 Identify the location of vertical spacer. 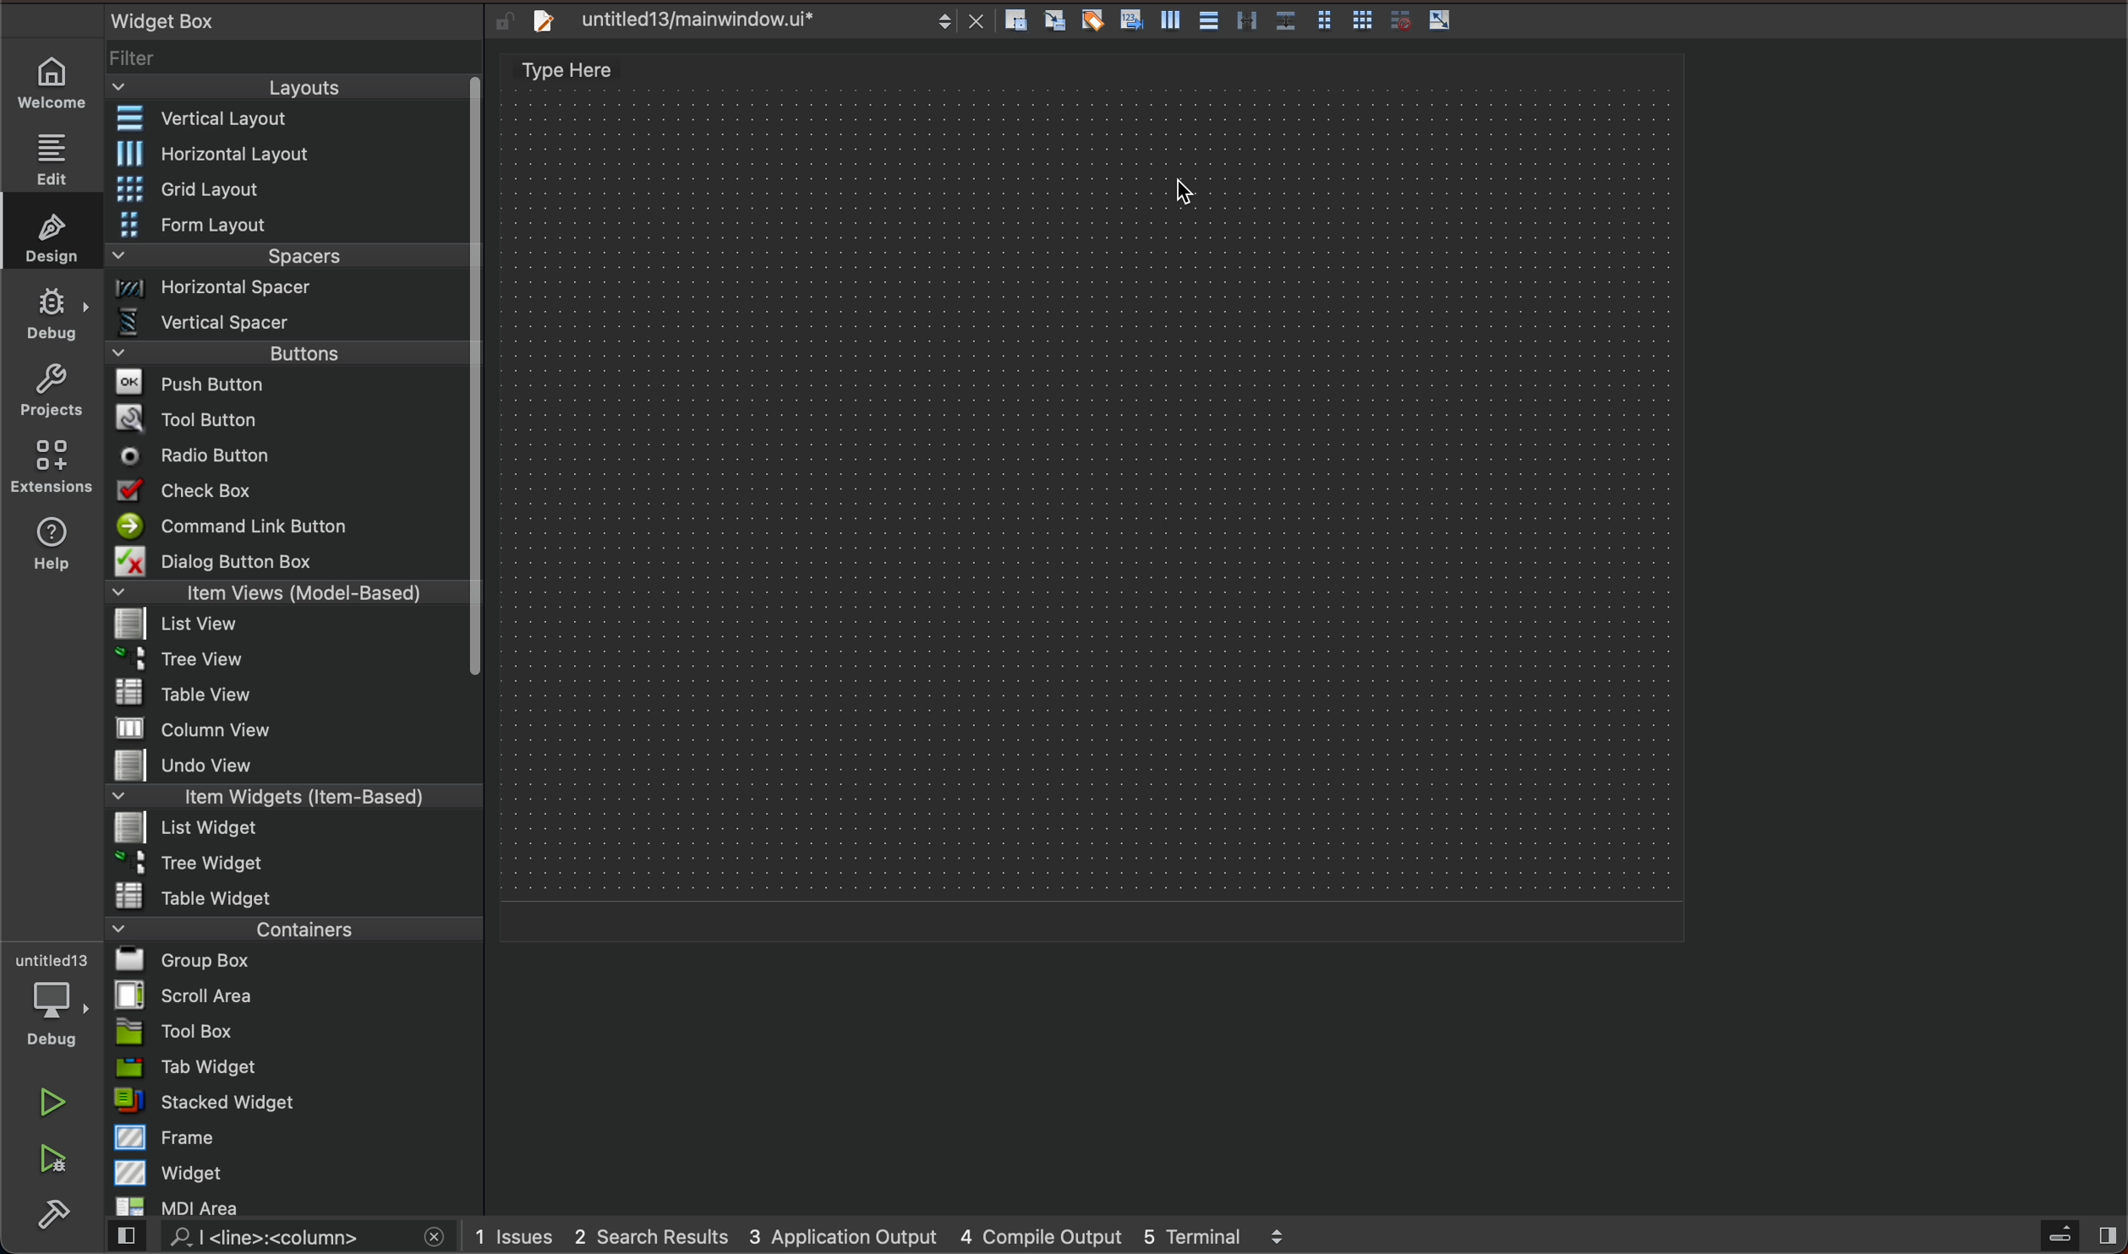
(287, 322).